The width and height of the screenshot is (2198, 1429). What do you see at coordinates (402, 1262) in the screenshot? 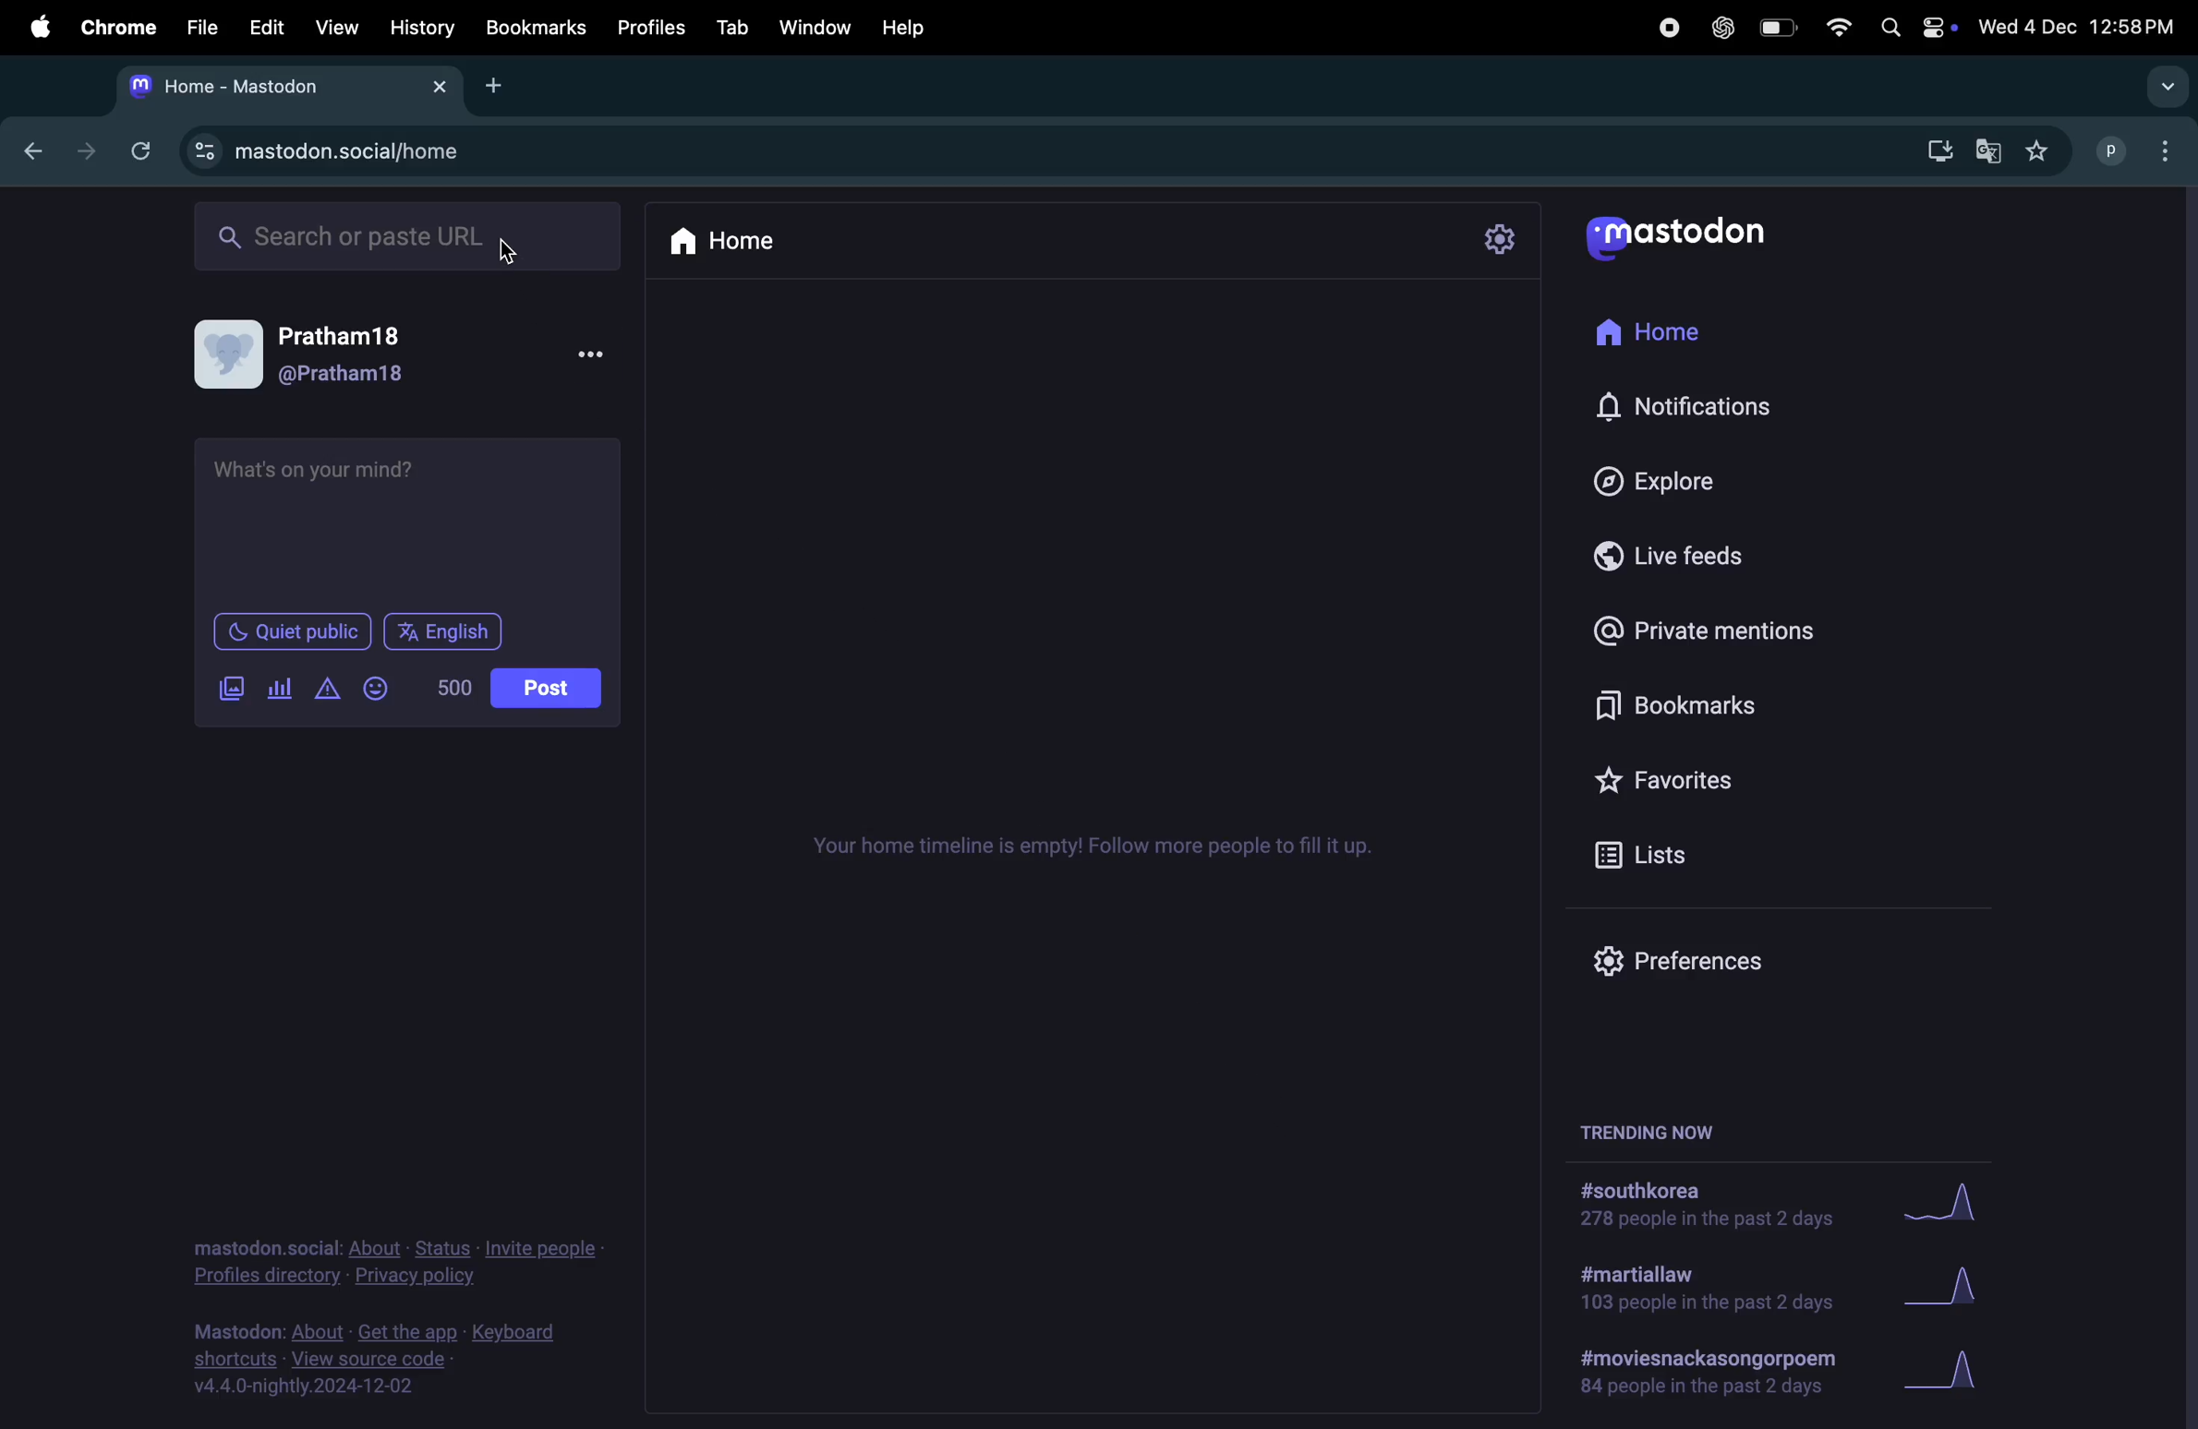
I see `privacy and policy` at bounding box center [402, 1262].